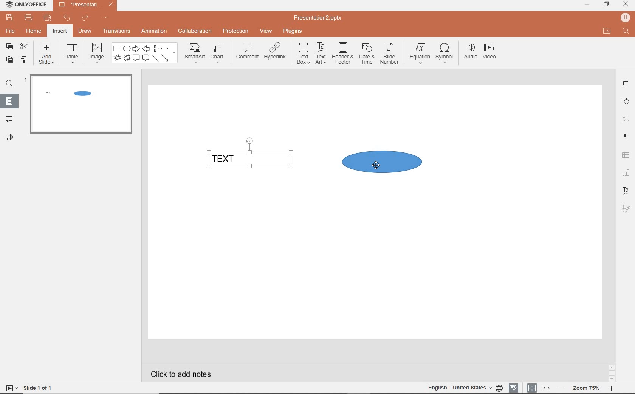  Describe the element at coordinates (626, 155) in the screenshot. I see `TABLE SETTINGS` at that location.